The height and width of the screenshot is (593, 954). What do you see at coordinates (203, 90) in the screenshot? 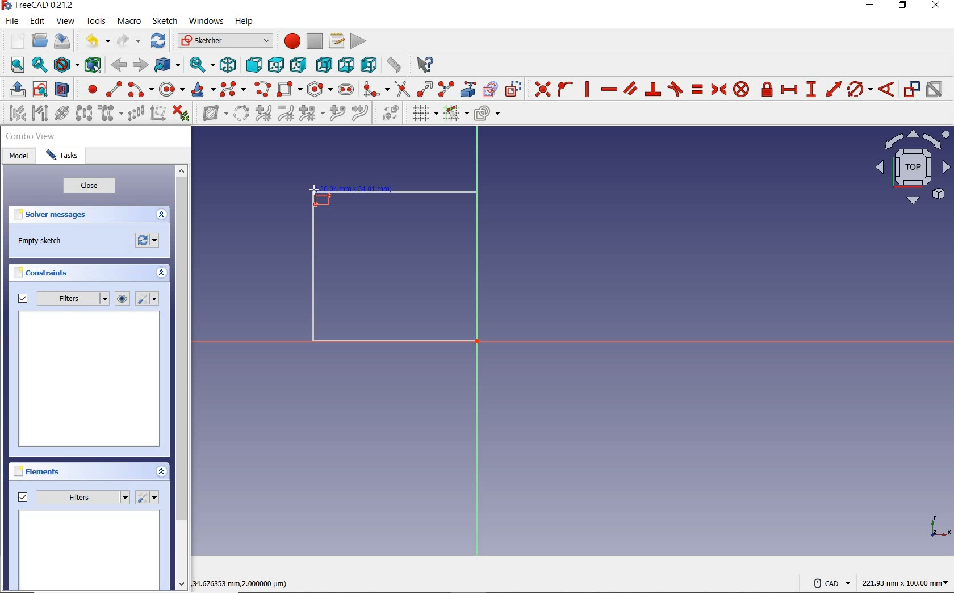
I see `create conic` at bounding box center [203, 90].